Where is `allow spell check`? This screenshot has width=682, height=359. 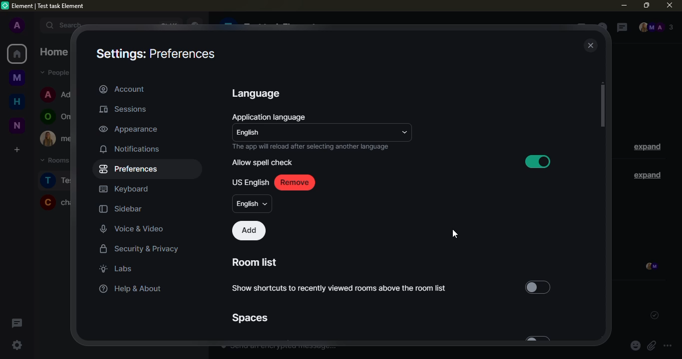
allow spell check is located at coordinates (263, 162).